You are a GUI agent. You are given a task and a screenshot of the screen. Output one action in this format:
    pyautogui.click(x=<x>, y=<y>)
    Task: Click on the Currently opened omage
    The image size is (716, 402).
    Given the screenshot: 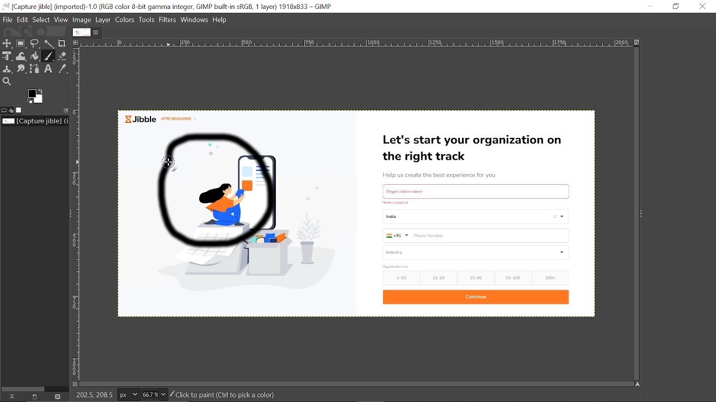 What is the action you would take?
    pyautogui.click(x=441, y=214)
    